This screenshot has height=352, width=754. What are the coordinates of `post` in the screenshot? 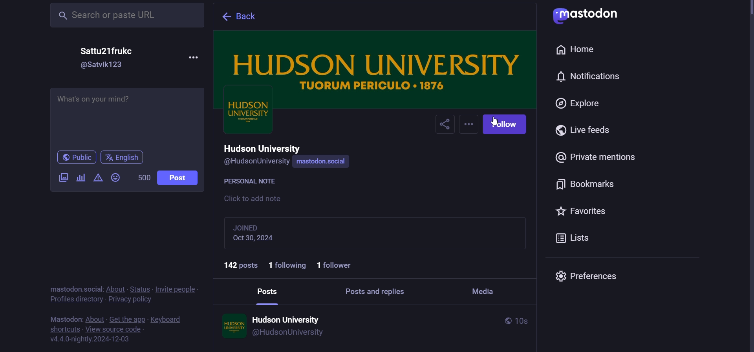 It's located at (181, 180).